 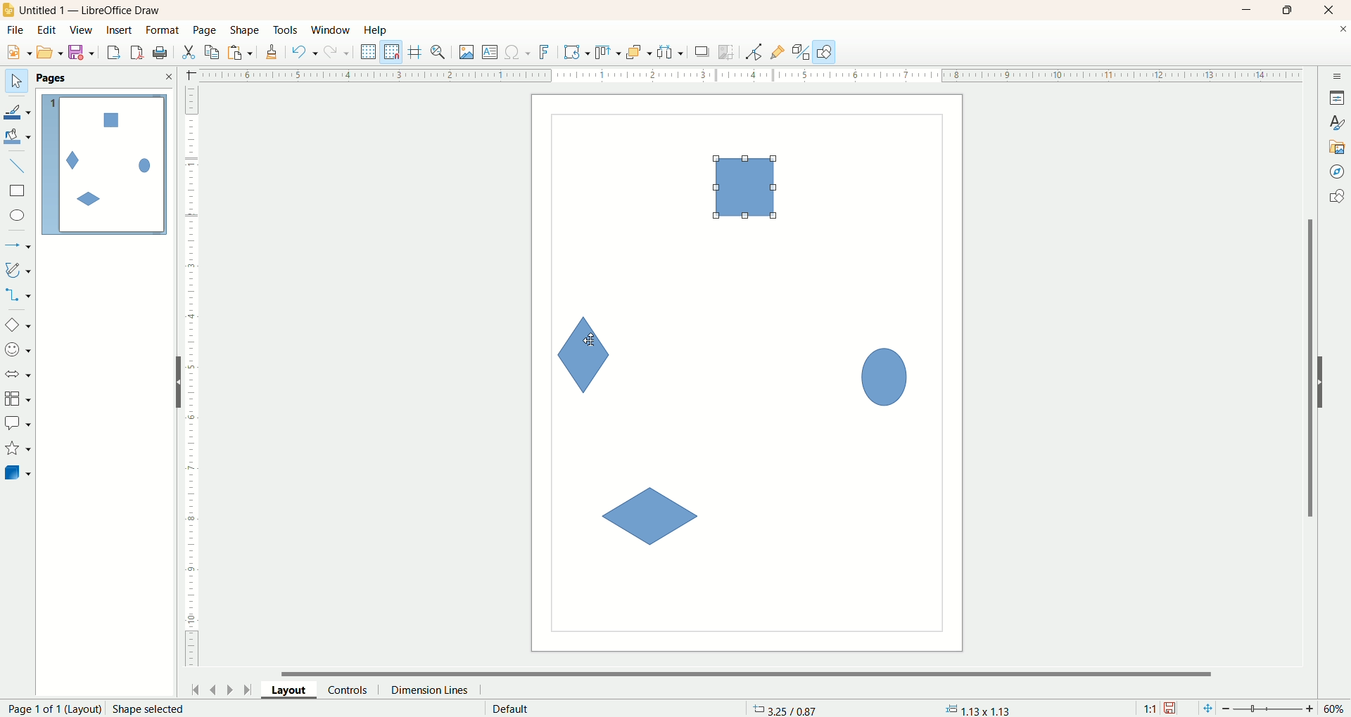 I want to click on horizontal scroll bar, so click(x=755, y=672).